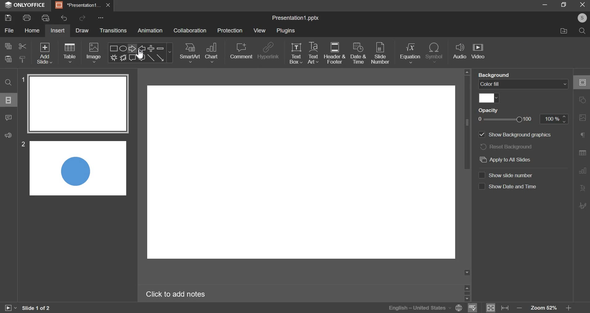  I want to click on 1, so click(22, 80).